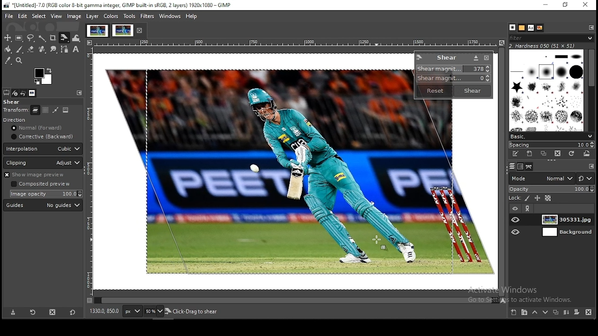 This screenshot has height=336, width=598. Describe the element at coordinates (591, 168) in the screenshot. I see `configure this tab` at that location.